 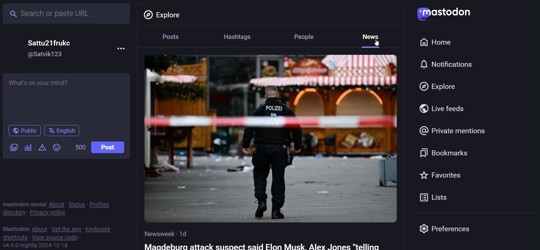 What do you see at coordinates (46, 54) in the screenshot?
I see `@satvik123` at bounding box center [46, 54].